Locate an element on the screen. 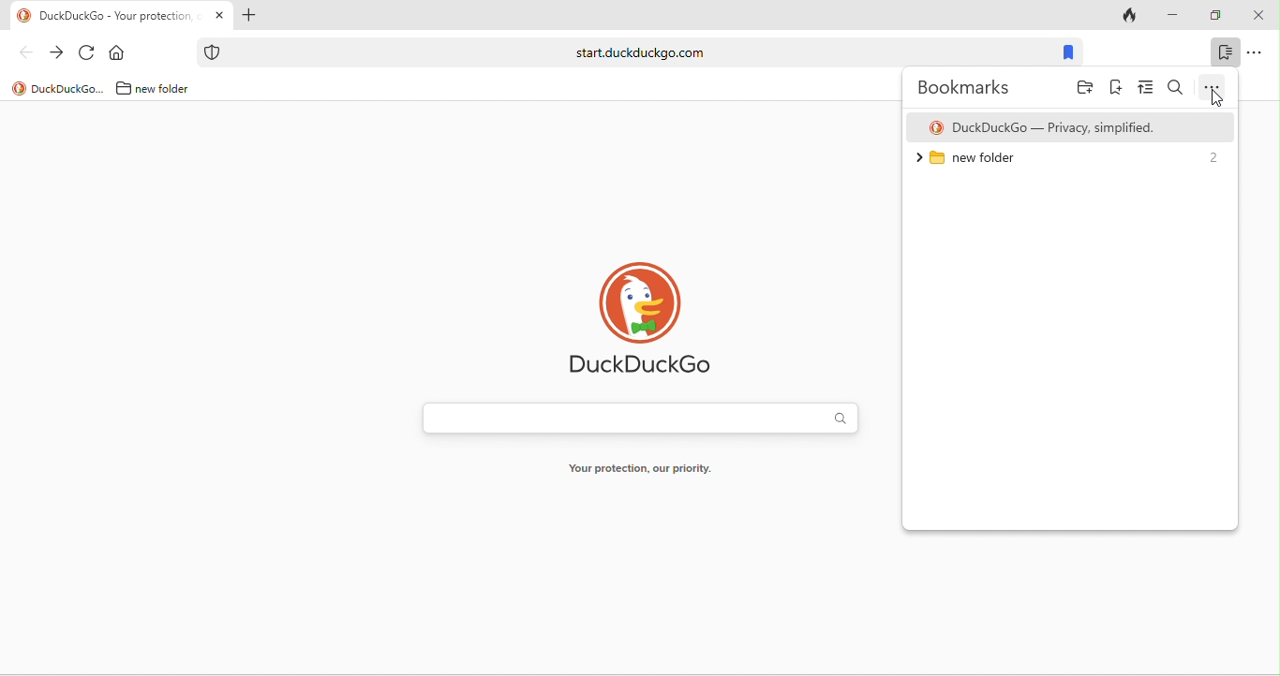  bookmarks is located at coordinates (1067, 53).